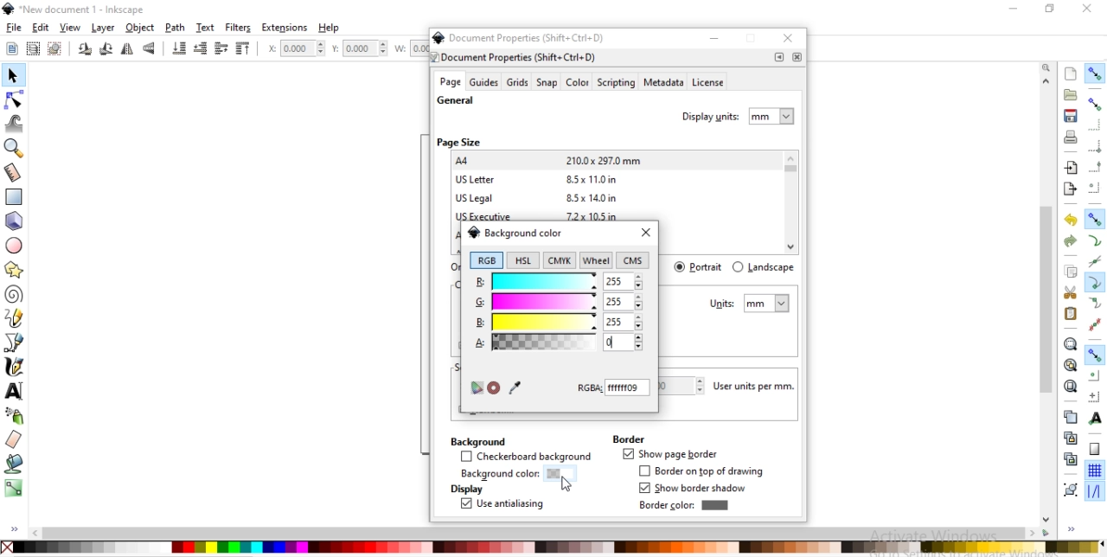 This screenshot has width=1107, height=557. Describe the element at coordinates (567, 486) in the screenshot. I see `cursor` at that location.